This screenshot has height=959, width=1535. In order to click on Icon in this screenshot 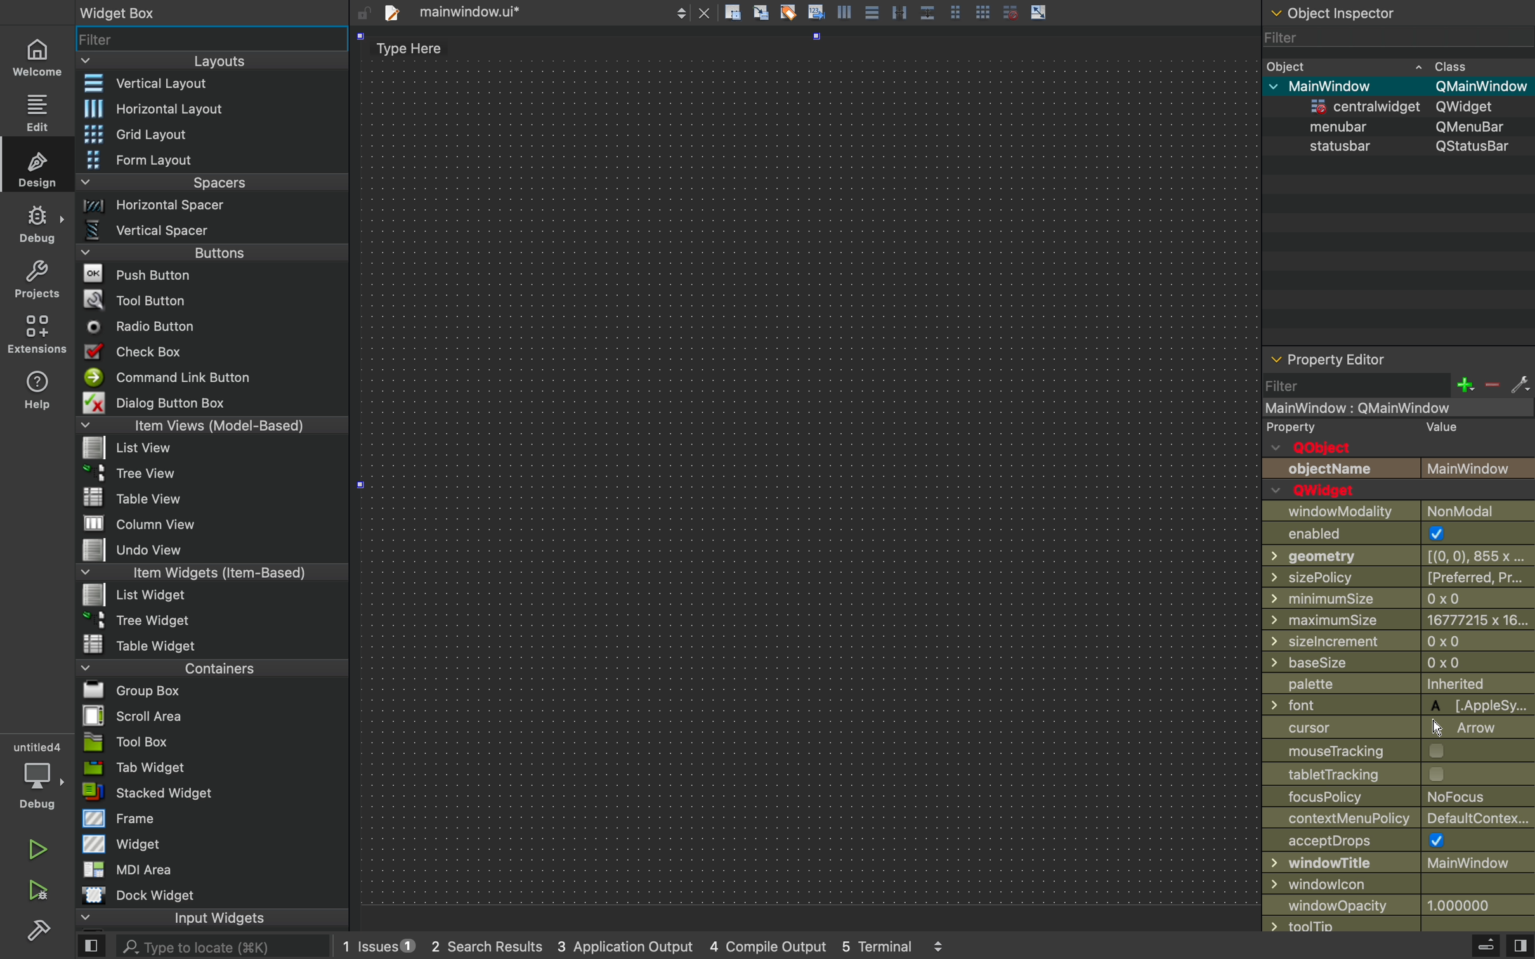, I will do `click(816, 11)`.